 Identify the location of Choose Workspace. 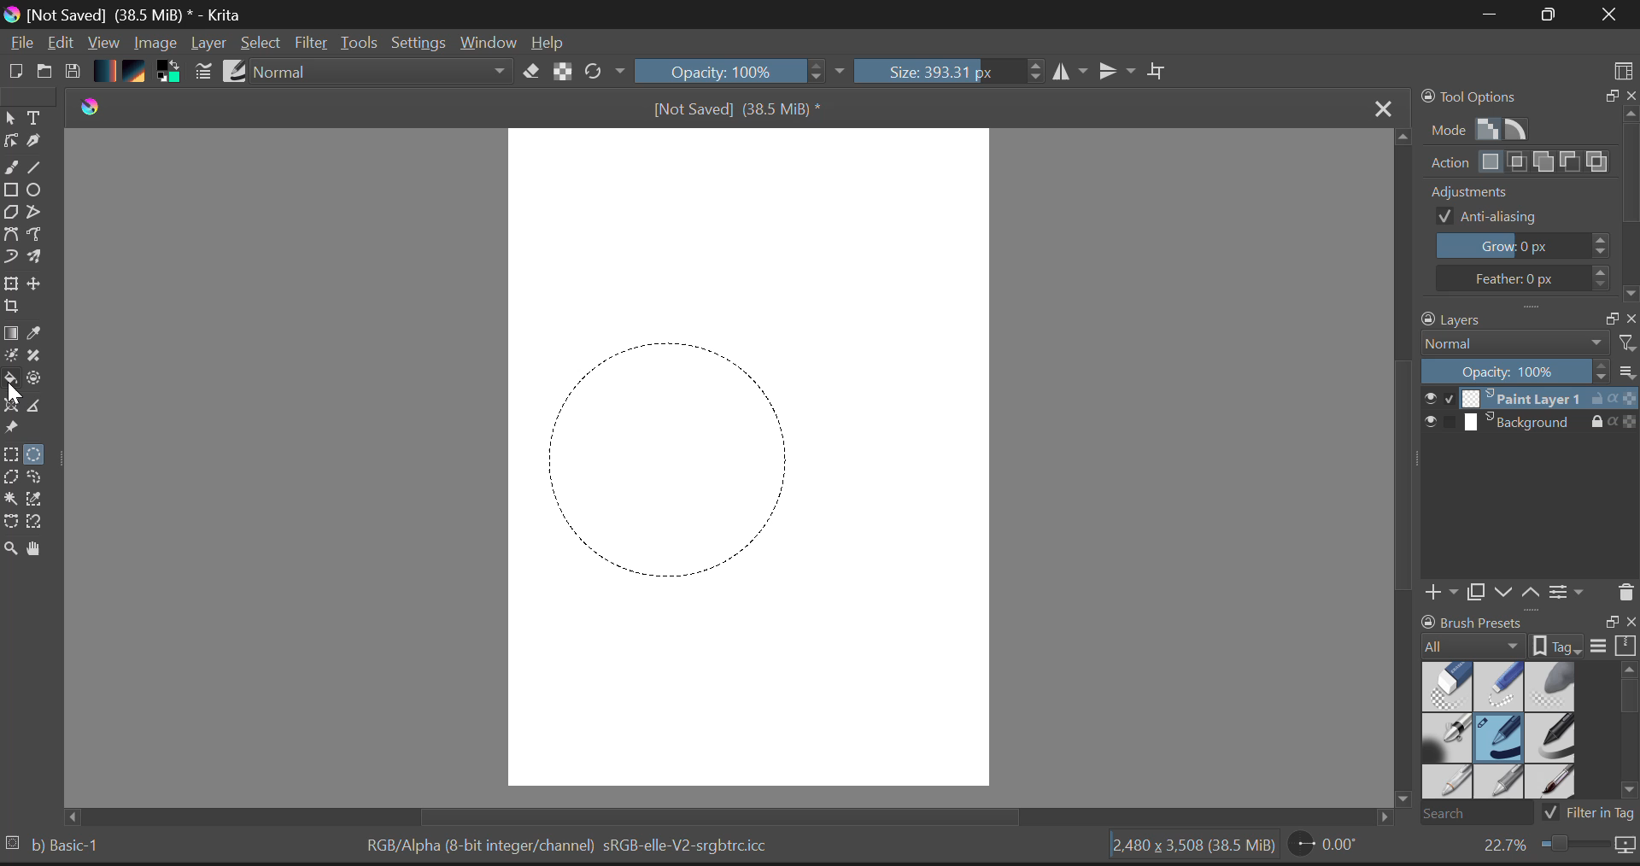
(1623, 65).